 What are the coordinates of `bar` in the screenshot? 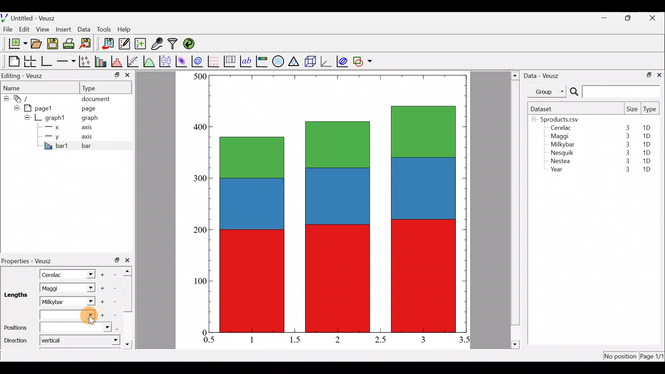 It's located at (98, 145).